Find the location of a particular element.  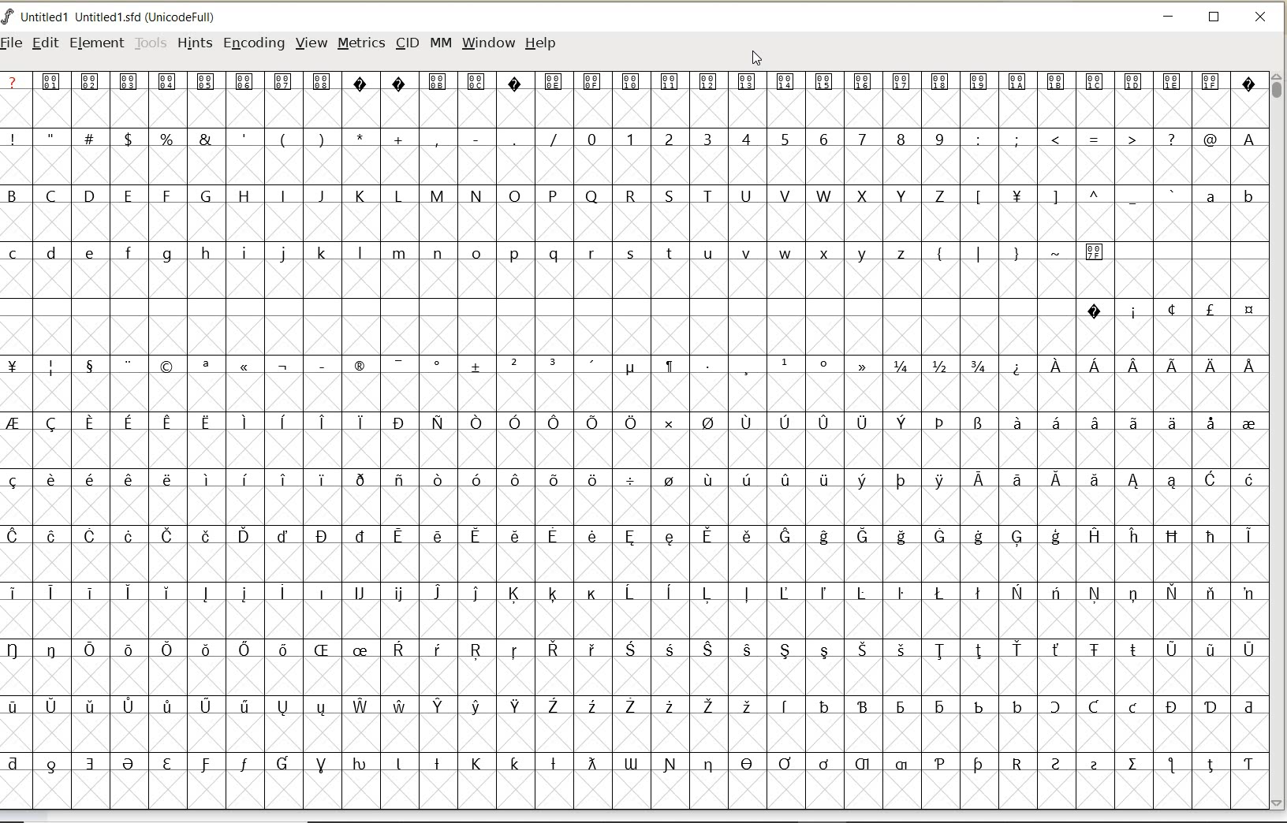

special characters is located at coordinates (1119, 140).